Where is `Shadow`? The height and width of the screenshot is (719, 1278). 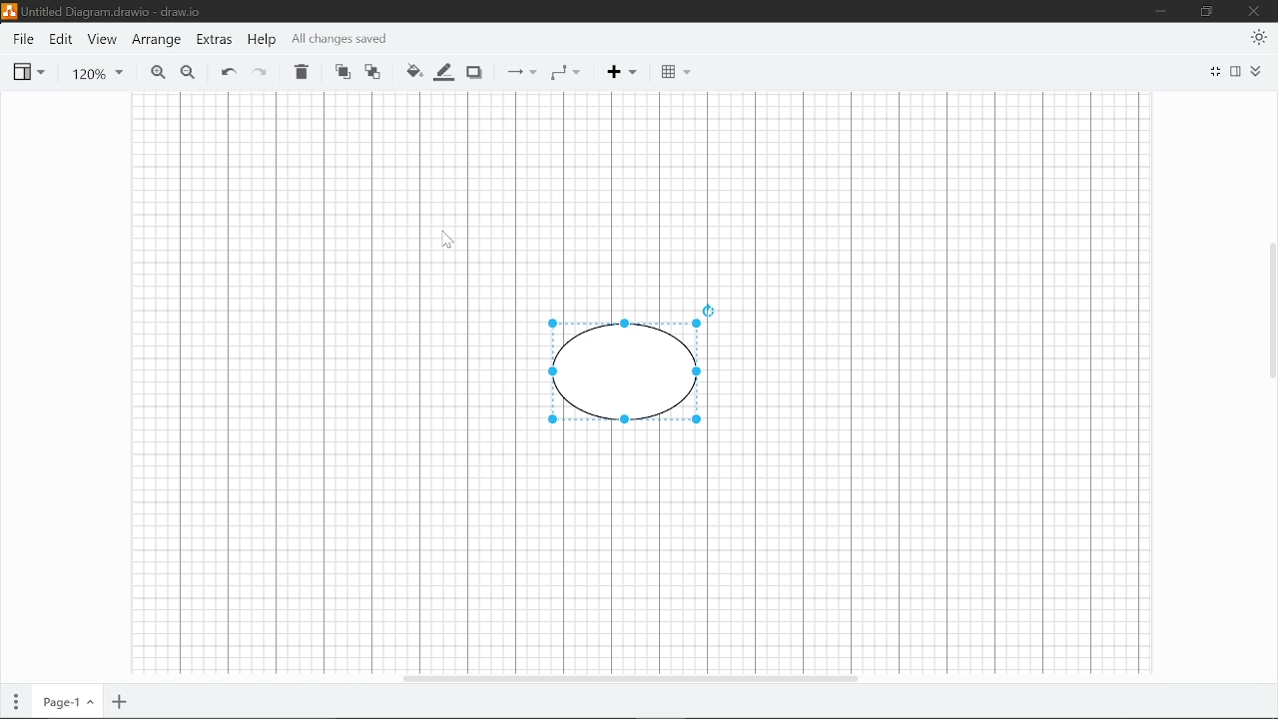
Shadow is located at coordinates (472, 73).